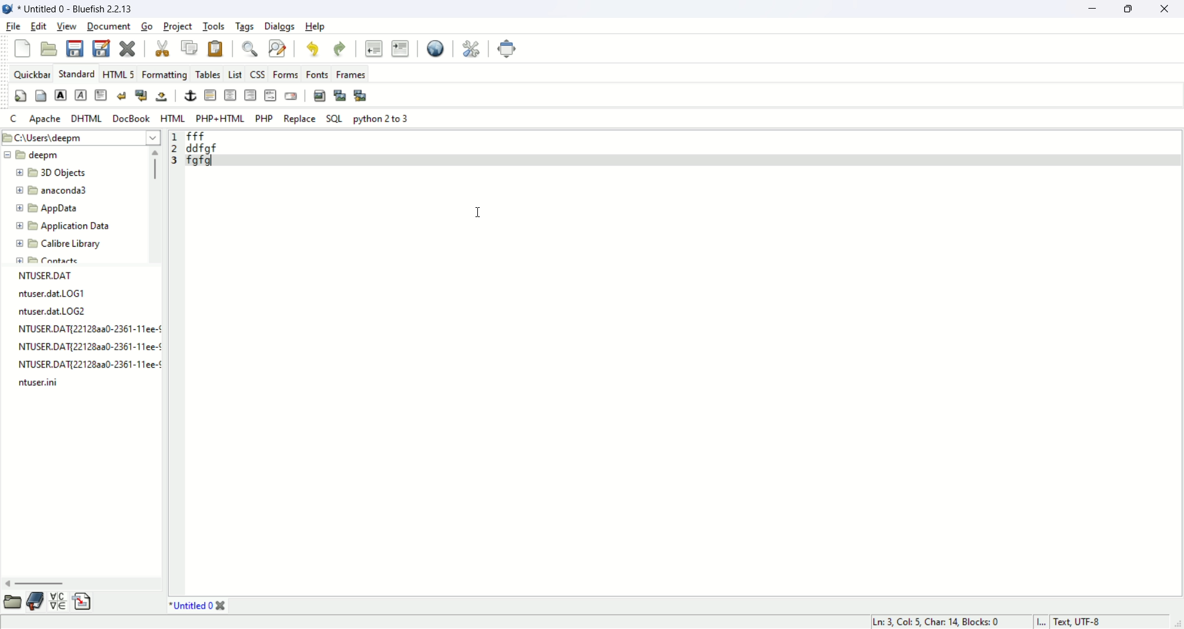 The width and height of the screenshot is (1184, 629). I want to click on paste, so click(216, 50).